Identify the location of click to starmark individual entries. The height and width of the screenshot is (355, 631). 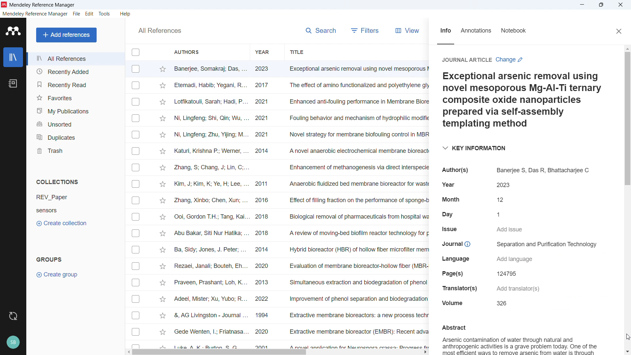
(161, 316).